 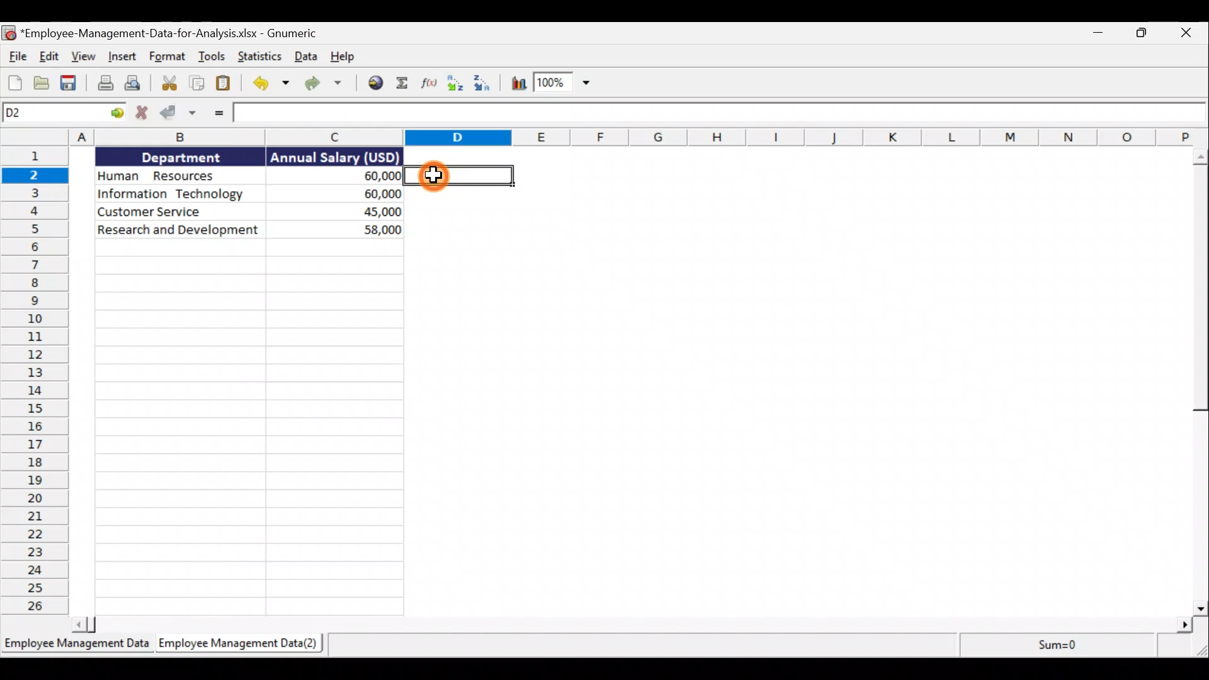 I want to click on Formula bar, so click(x=715, y=113).